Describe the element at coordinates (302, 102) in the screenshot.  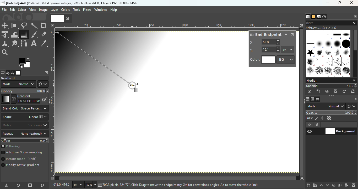
I see `Horizontal scroll bar` at that location.